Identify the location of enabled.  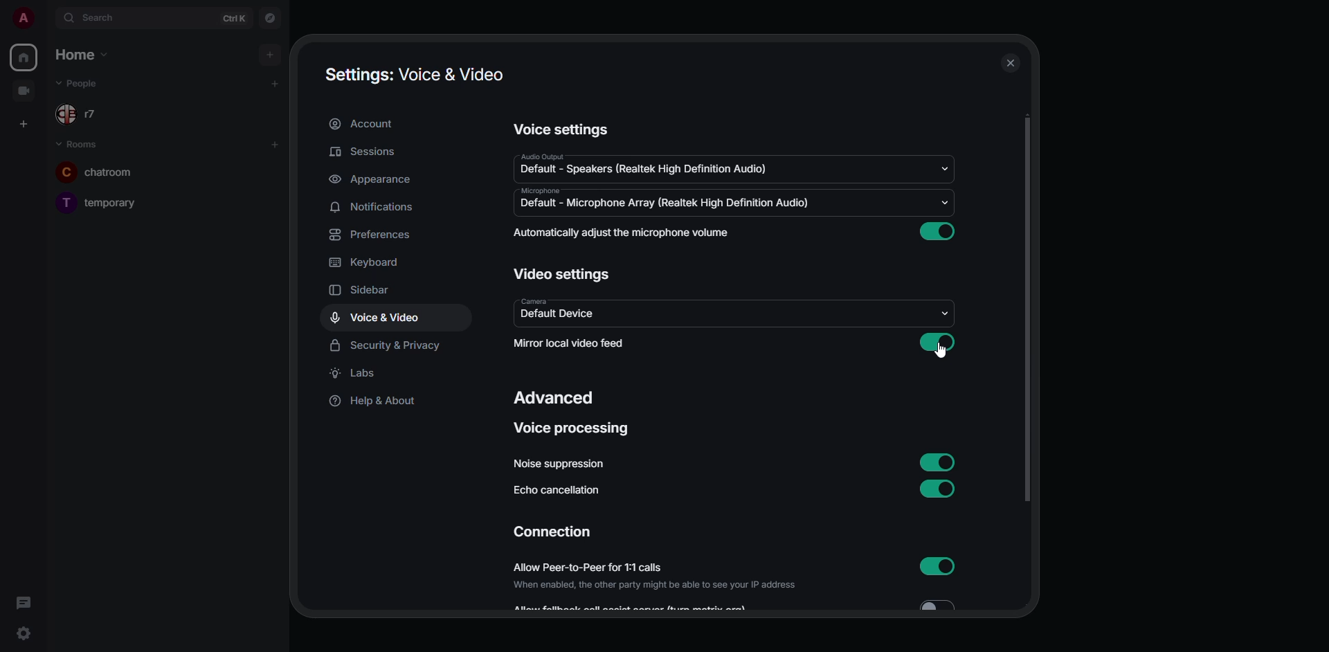
(939, 230).